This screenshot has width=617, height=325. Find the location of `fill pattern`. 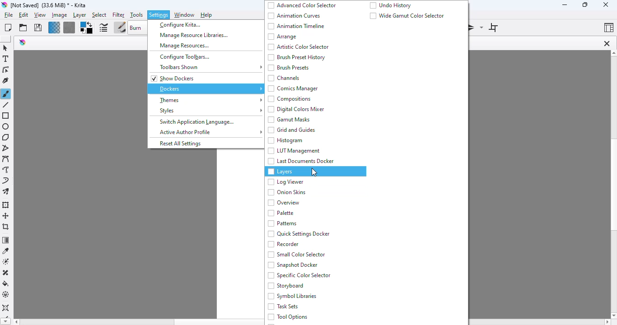

fill pattern is located at coordinates (69, 28).